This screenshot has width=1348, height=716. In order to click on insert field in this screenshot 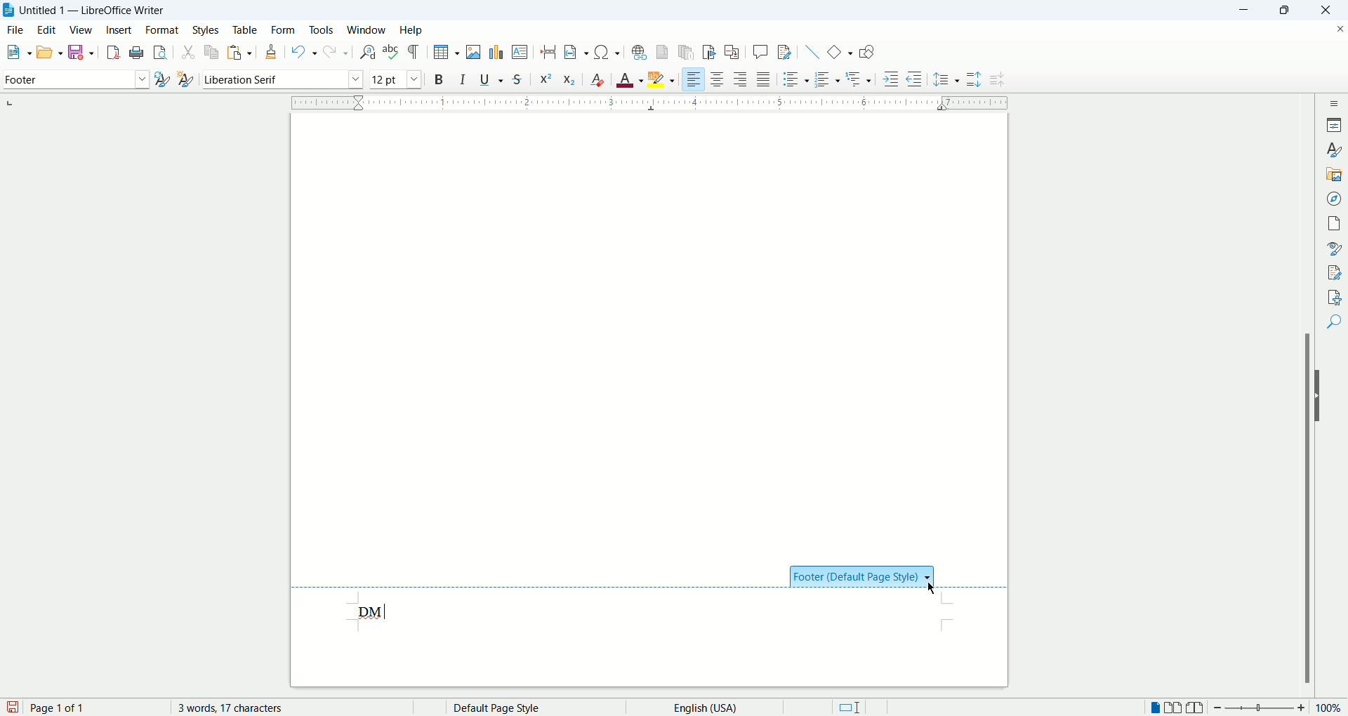, I will do `click(576, 53)`.